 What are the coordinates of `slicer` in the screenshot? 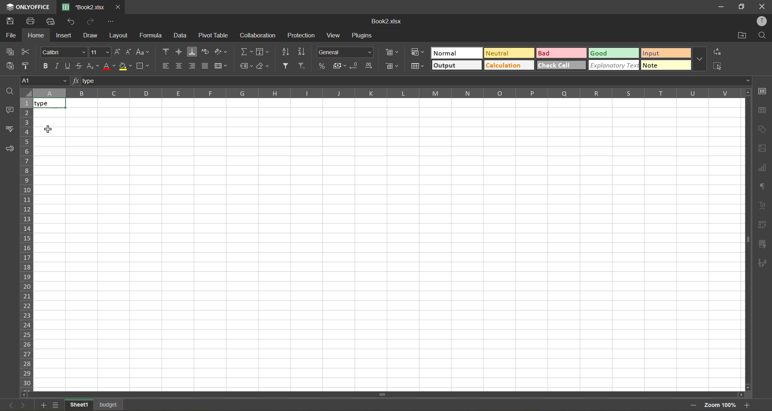 It's located at (763, 245).